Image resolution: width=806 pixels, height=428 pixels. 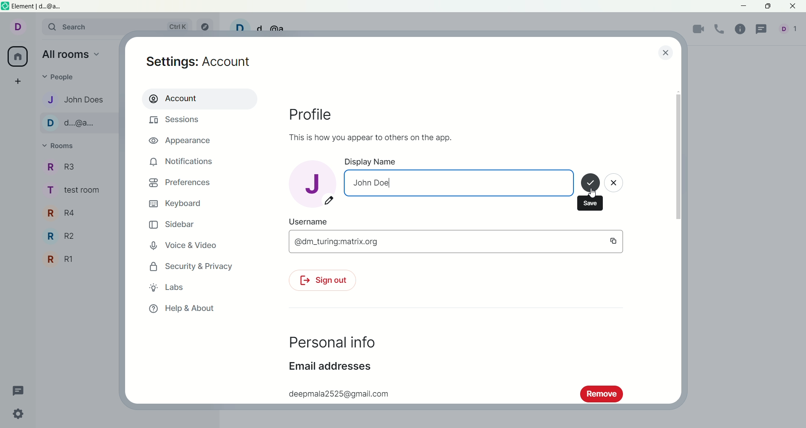 I want to click on personal info, so click(x=331, y=343).